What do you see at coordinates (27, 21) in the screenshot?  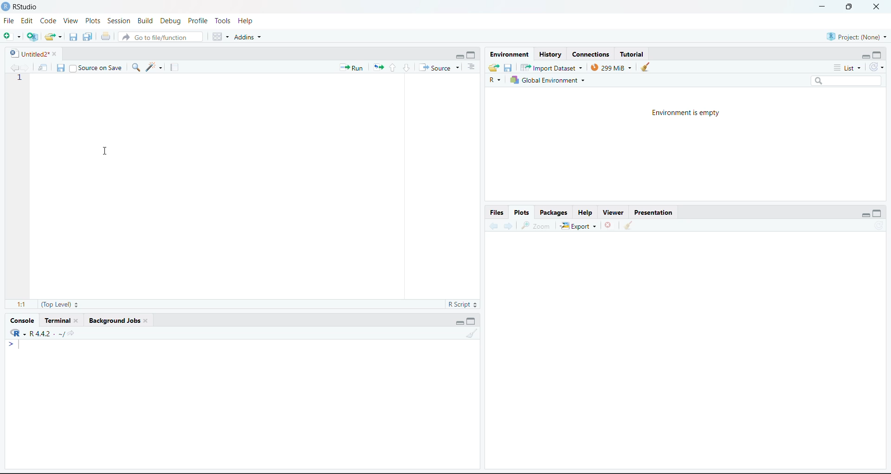 I see `Edit` at bounding box center [27, 21].